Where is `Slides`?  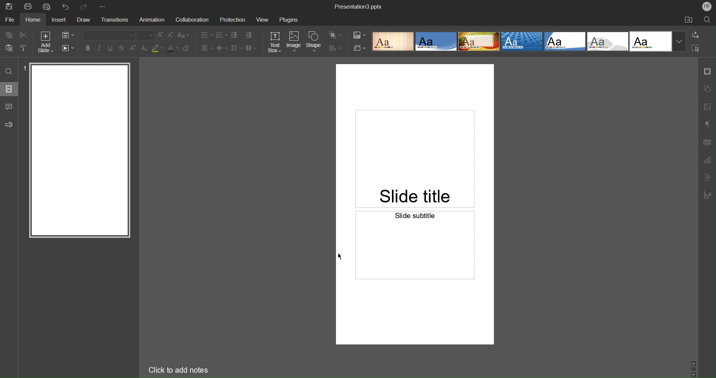 Slides is located at coordinates (9, 89).